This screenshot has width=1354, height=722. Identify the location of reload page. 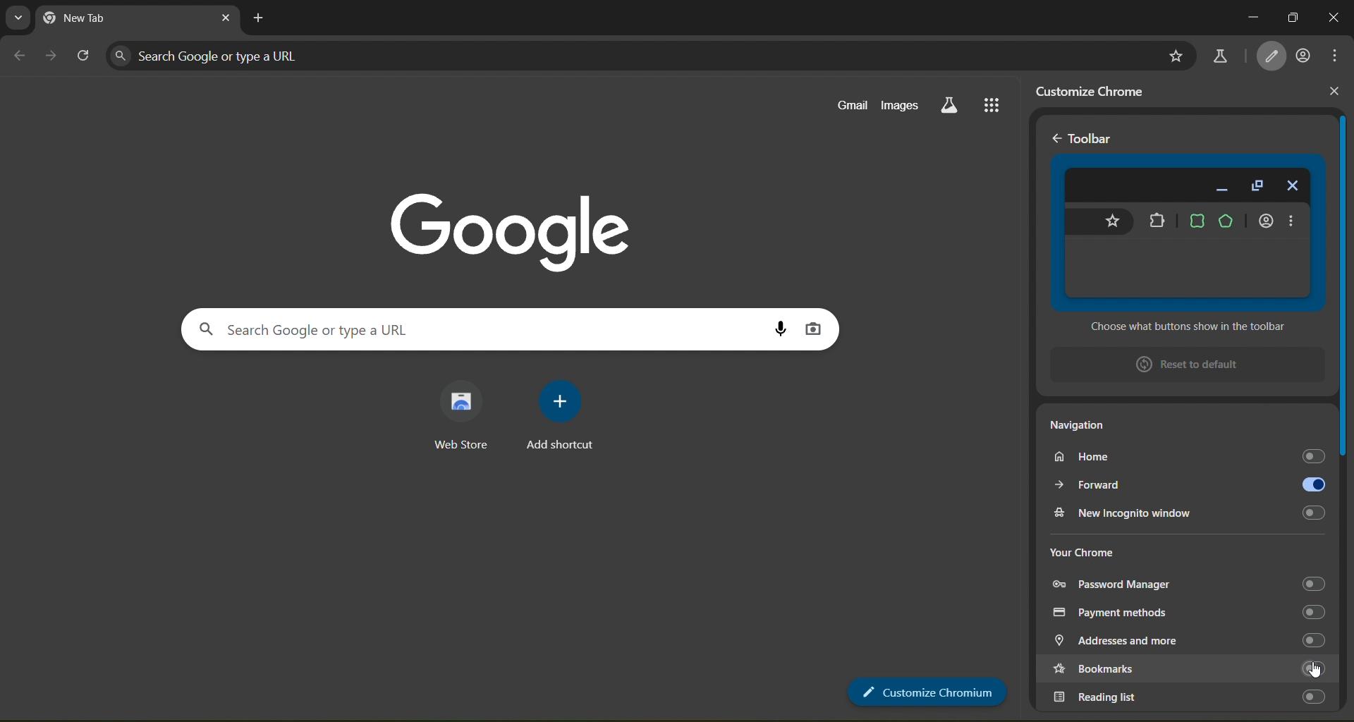
(83, 53).